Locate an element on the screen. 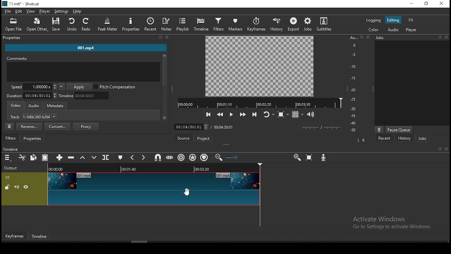 The height and width of the screenshot is (254, 451). convert is located at coordinates (57, 126).